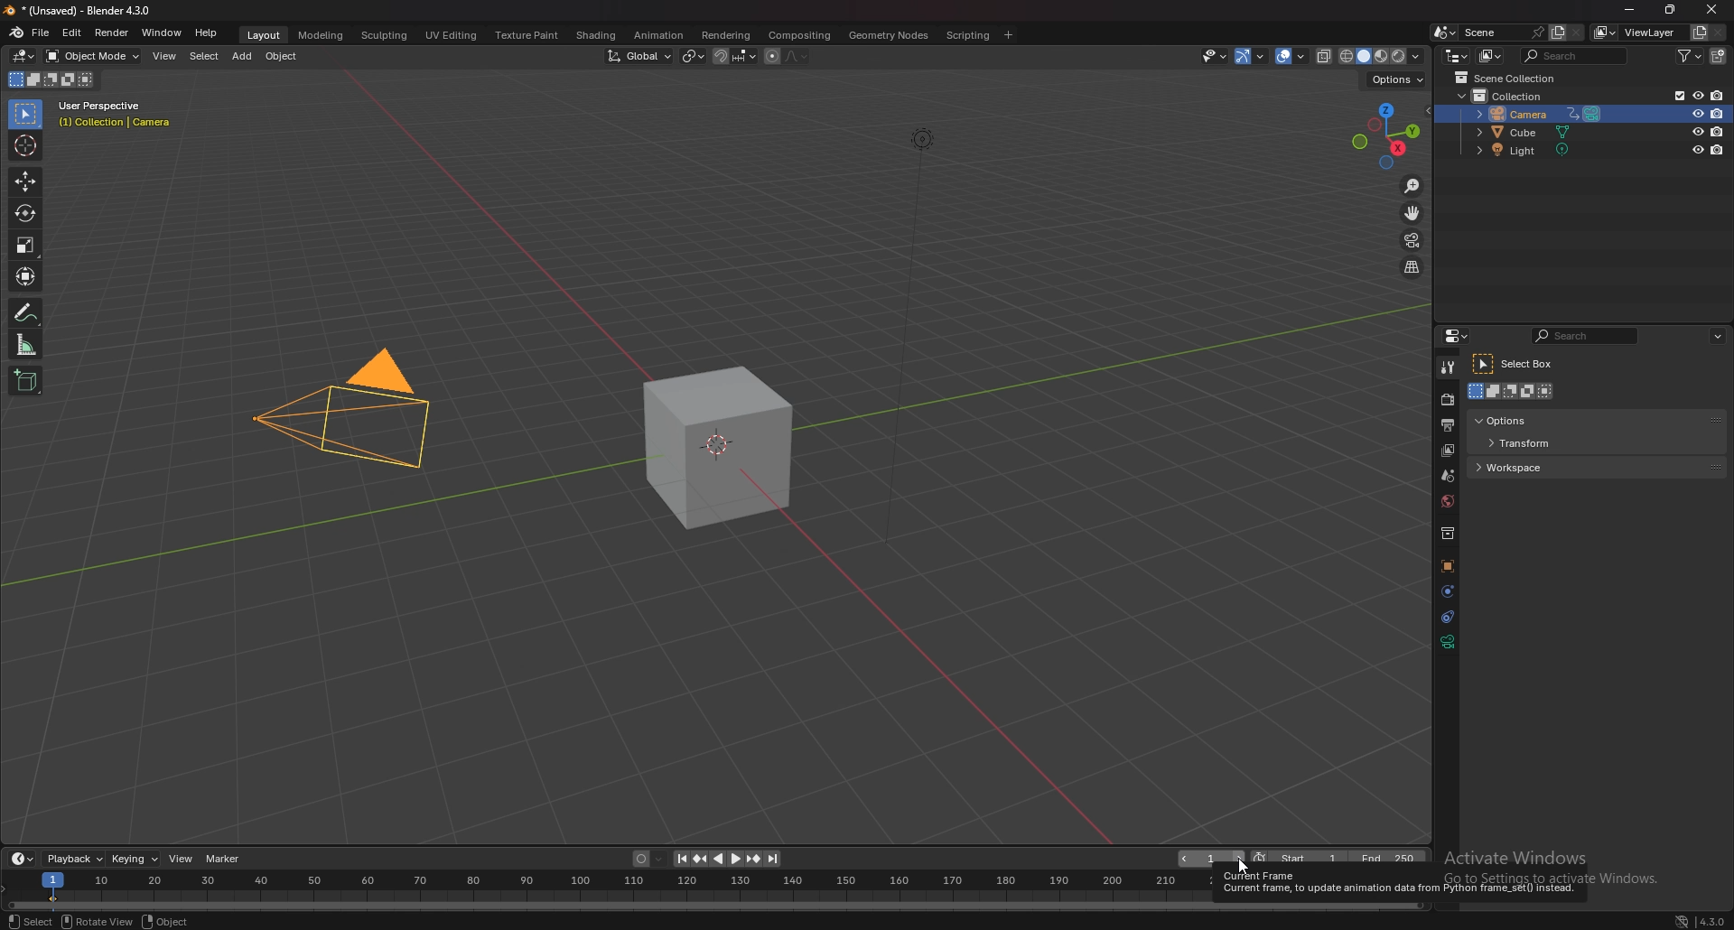 This screenshot has height=930, width=1734. I want to click on editor type, so click(1458, 335).